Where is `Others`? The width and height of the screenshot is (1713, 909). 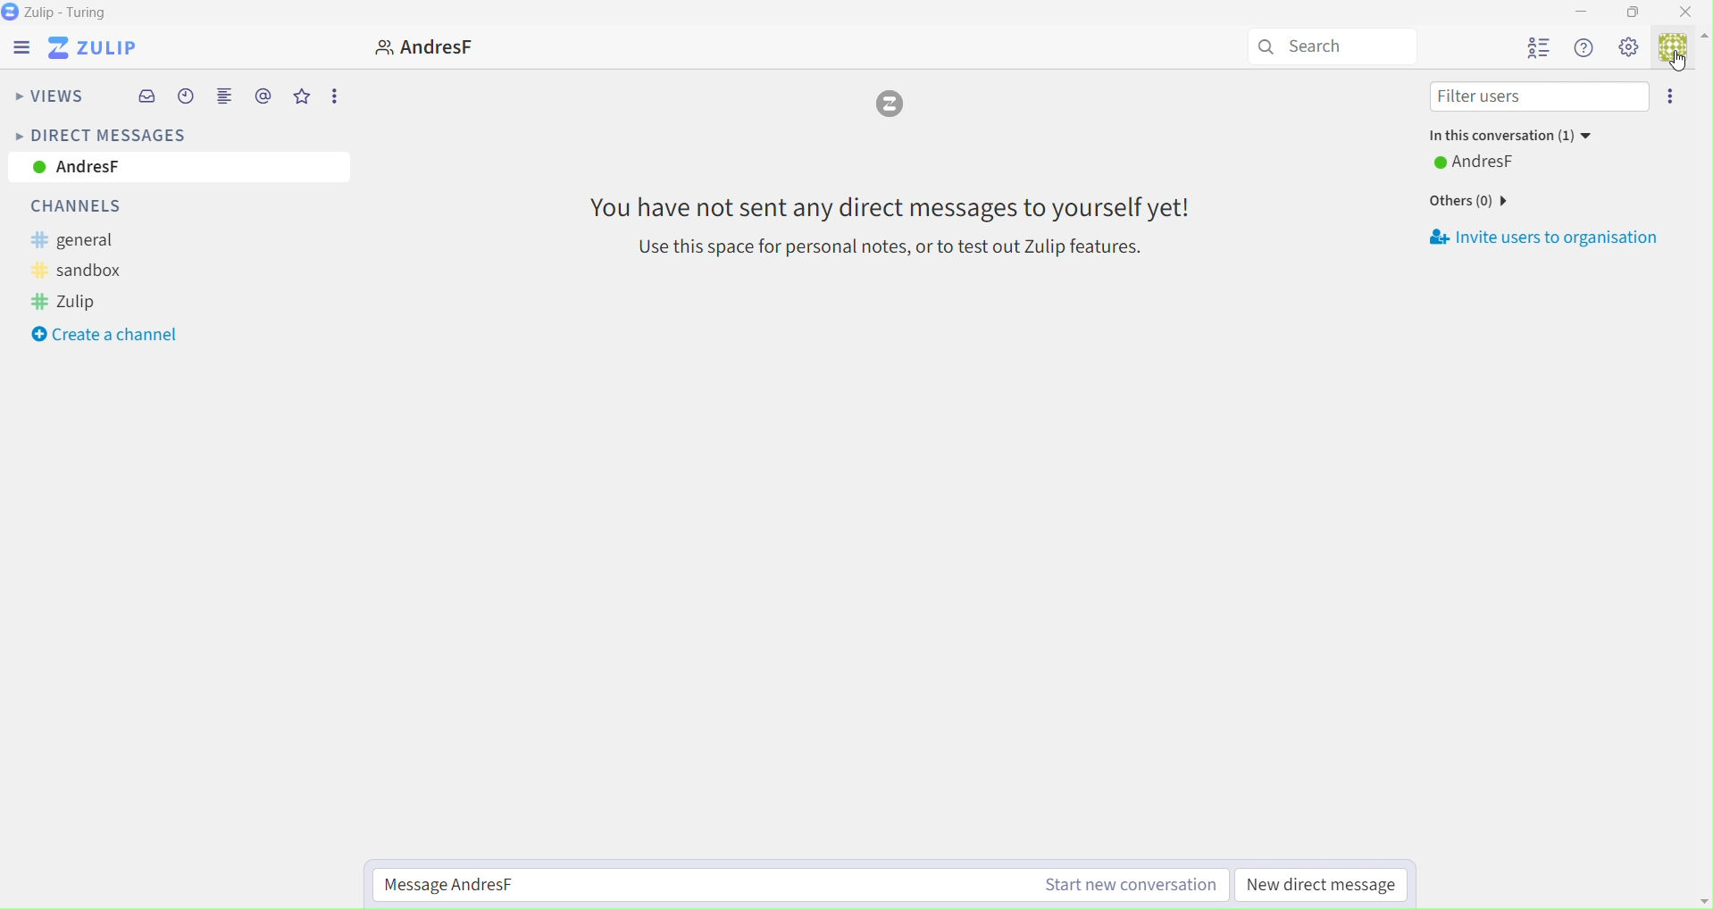 Others is located at coordinates (1467, 200).